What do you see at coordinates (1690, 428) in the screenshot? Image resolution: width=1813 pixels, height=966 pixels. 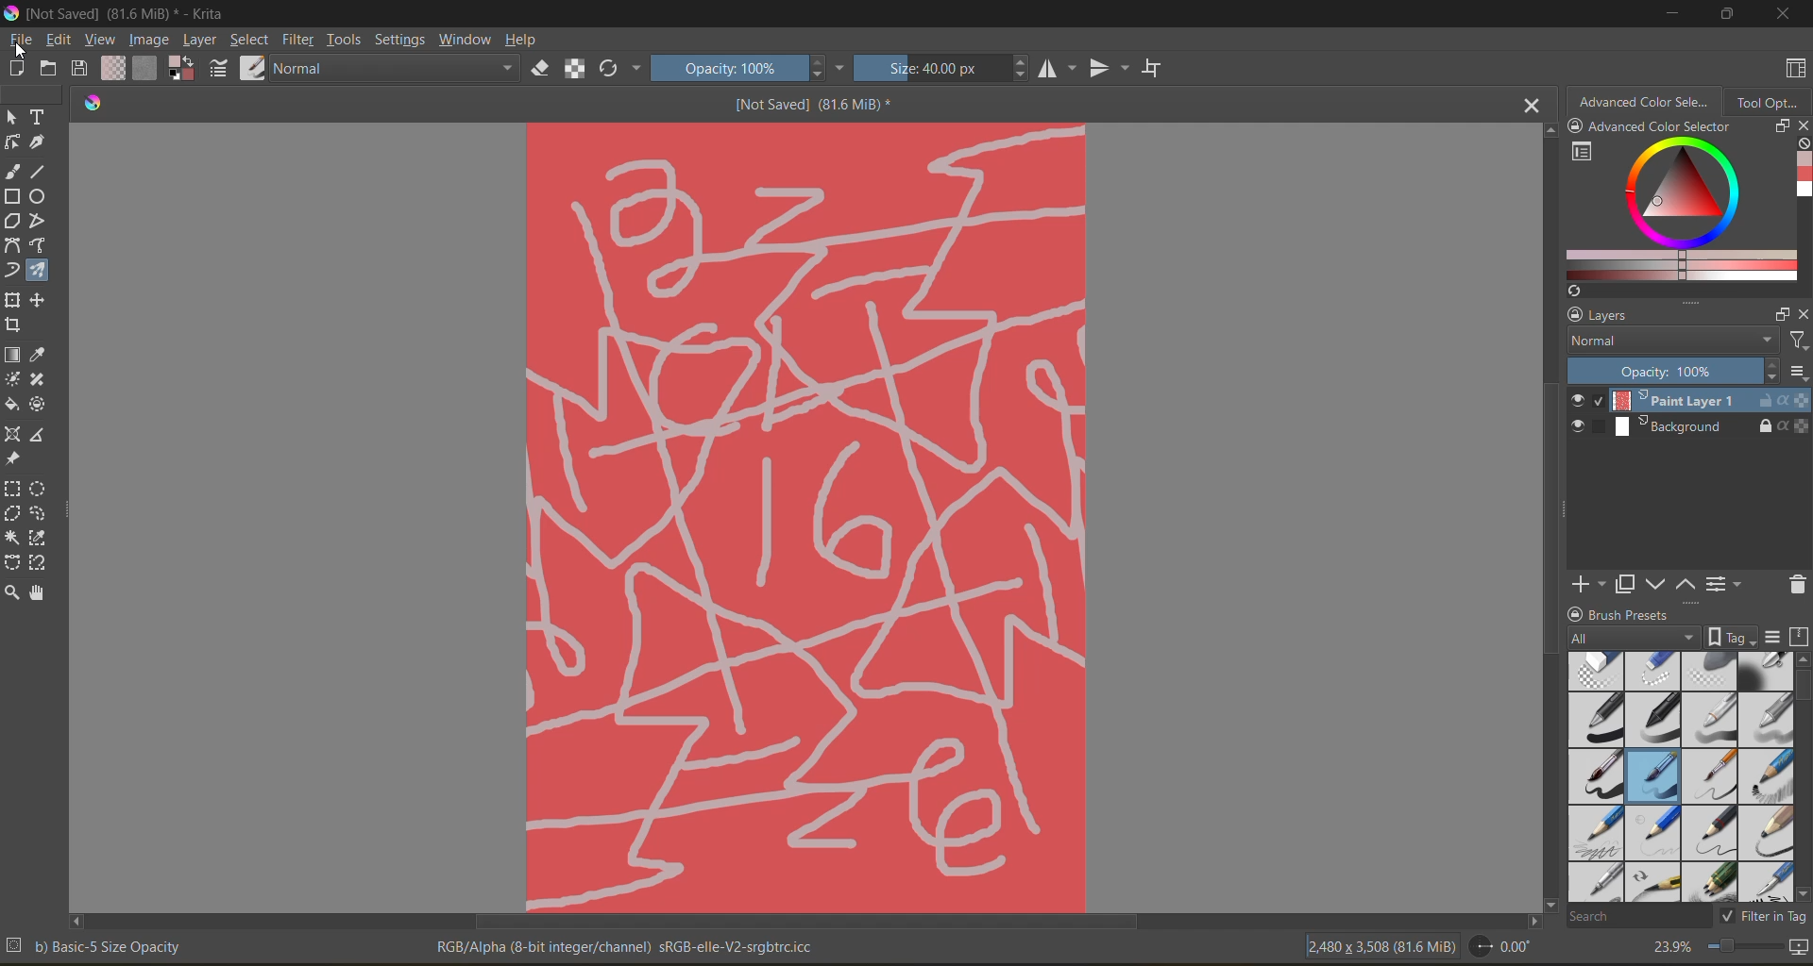 I see `layer` at bounding box center [1690, 428].